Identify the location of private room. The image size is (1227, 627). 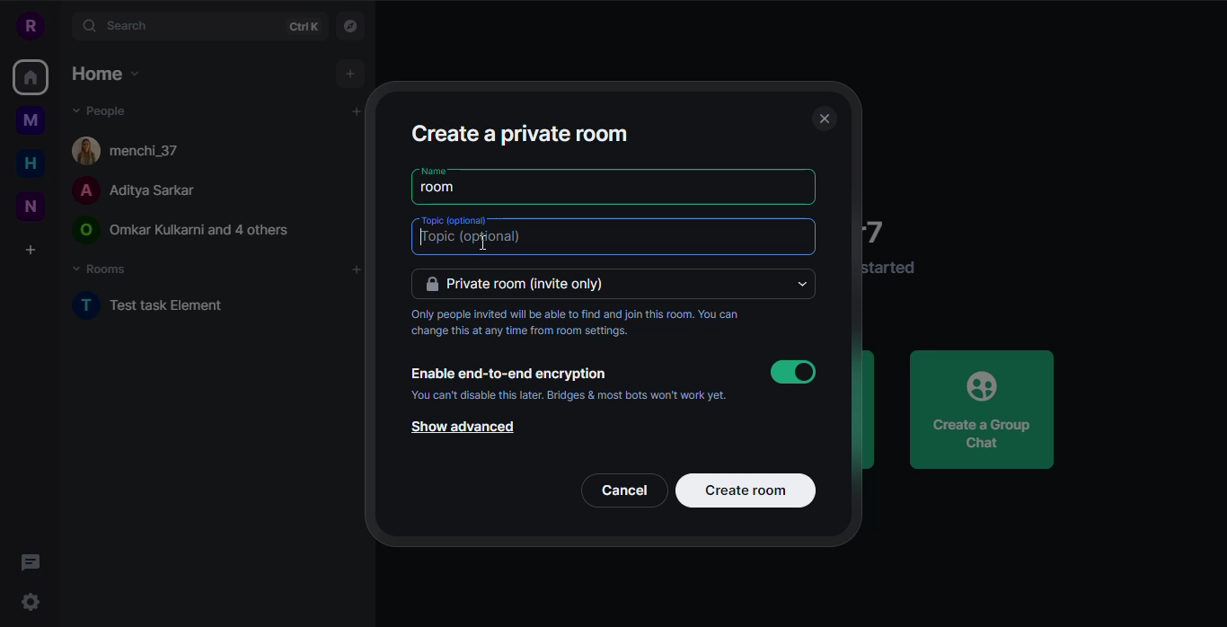
(525, 285).